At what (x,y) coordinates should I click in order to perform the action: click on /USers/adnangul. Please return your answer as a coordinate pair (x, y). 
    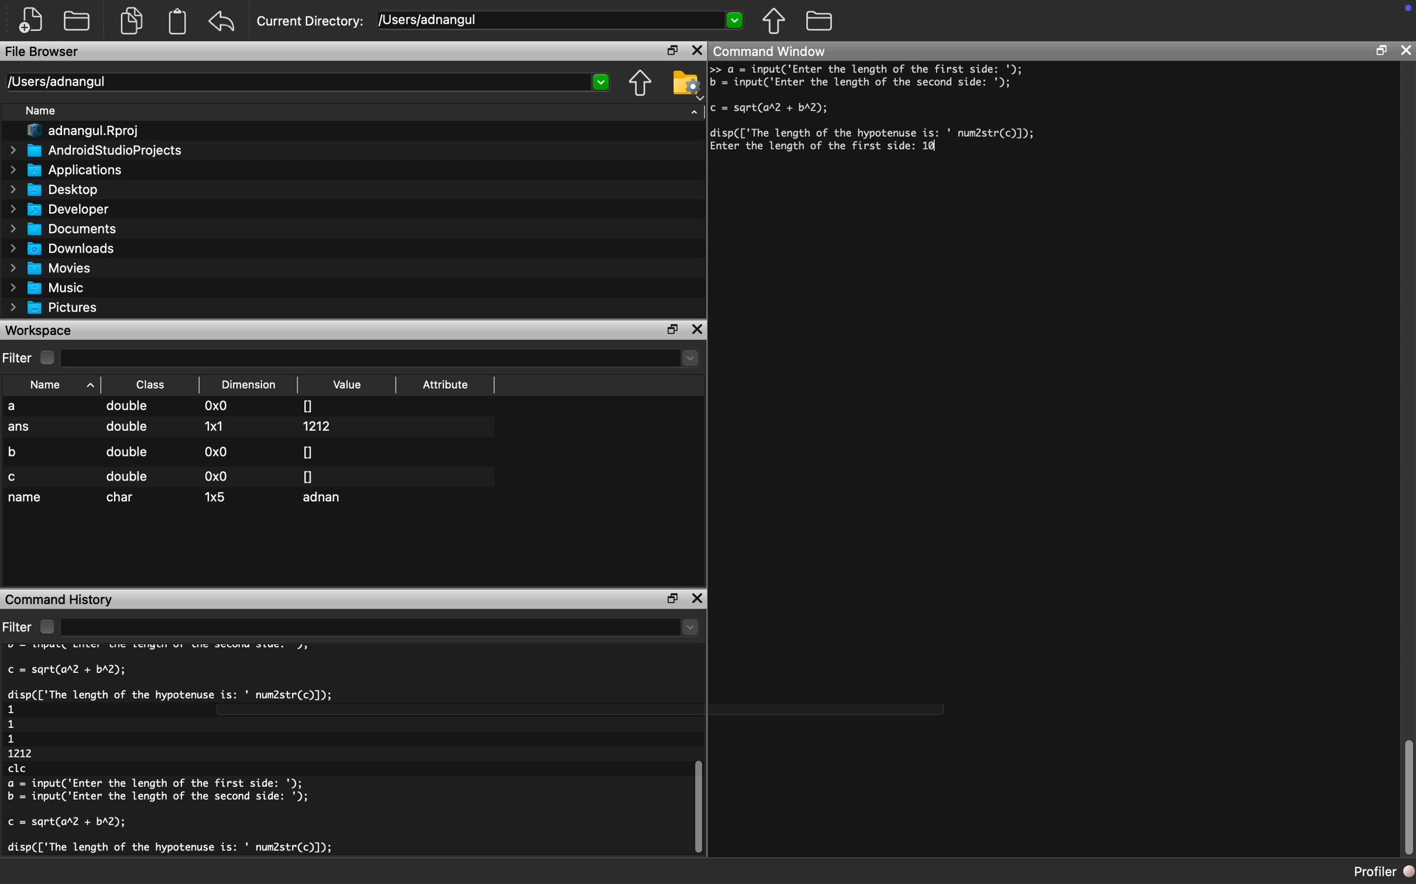
    Looking at the image, I should click on (562, 20).